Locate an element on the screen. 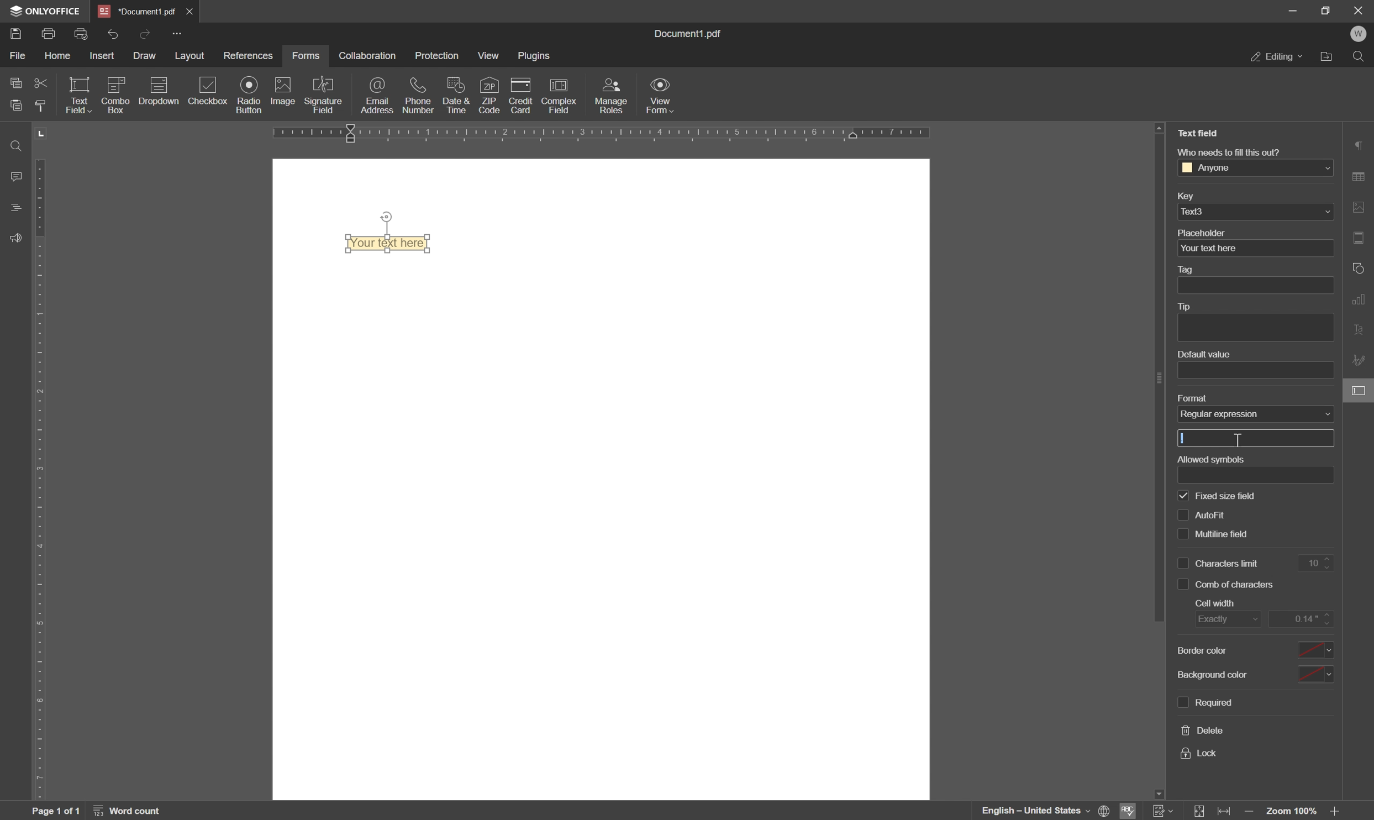 The width and height of the screenshot is (1374, 820). radio button is located at coordinates (247, 94).